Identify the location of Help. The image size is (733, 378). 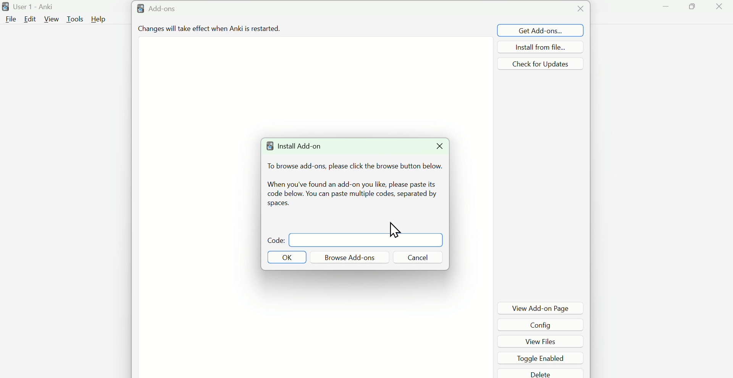
(98, 19).